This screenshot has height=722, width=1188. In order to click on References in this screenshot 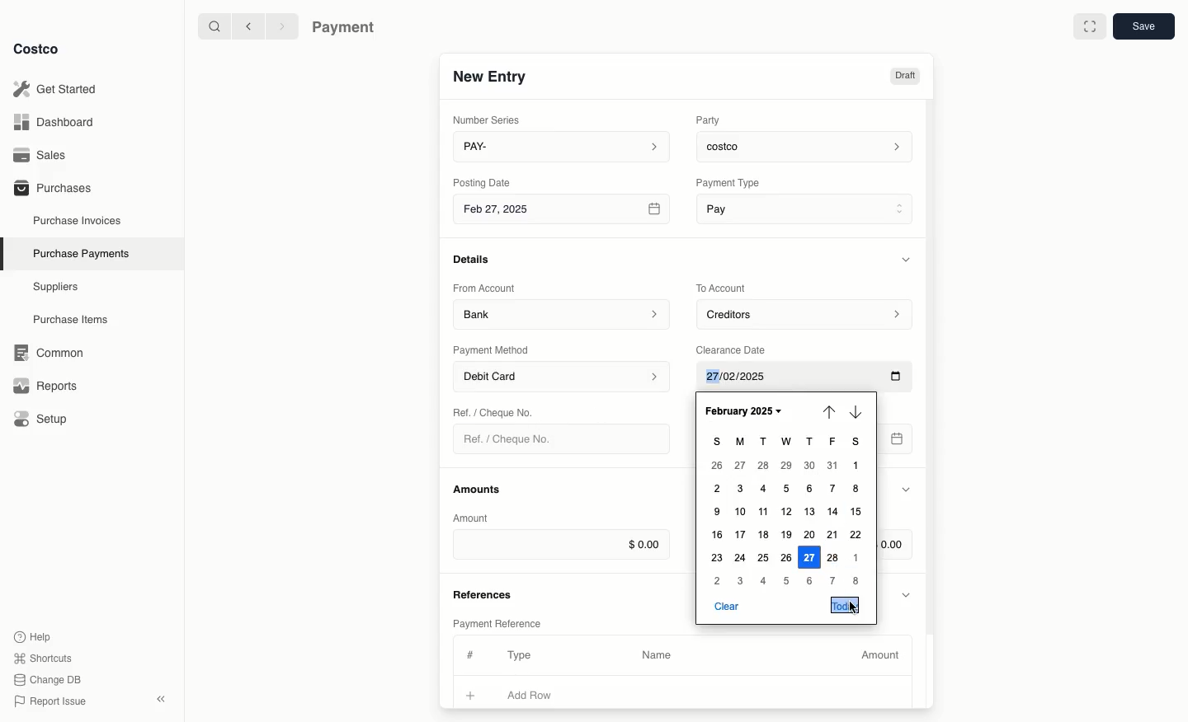, I will do `click(485, 593)`.